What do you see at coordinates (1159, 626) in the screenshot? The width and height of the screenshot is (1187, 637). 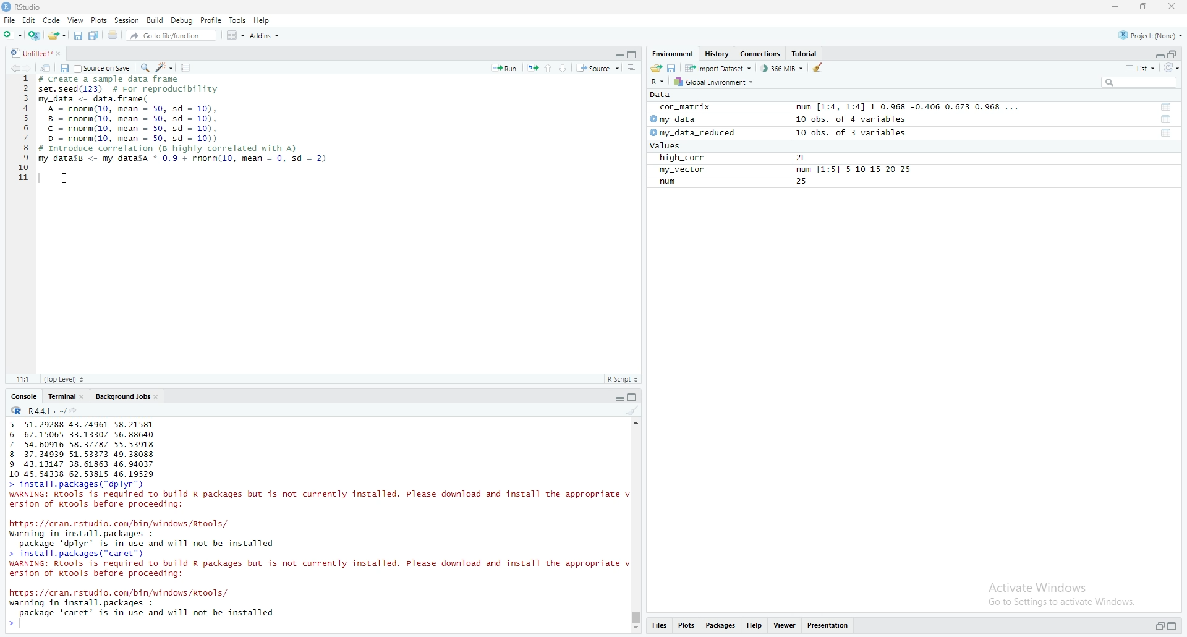 I see `open in separate window` at bounding box center [1159, 626].